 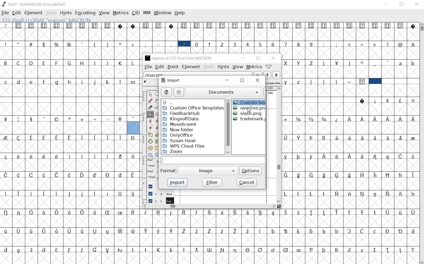 What do you see at coordinates (258, 58) in the screenshot?
I see `maximize` at bounding box center [258, 58].